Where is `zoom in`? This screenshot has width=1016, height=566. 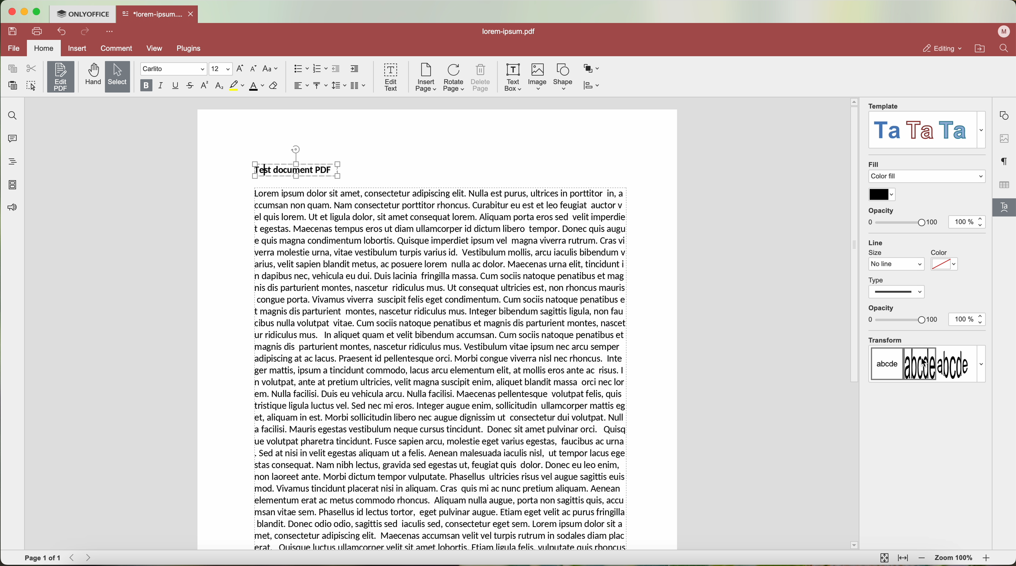 zoom in is located at coordinates (988, 558).